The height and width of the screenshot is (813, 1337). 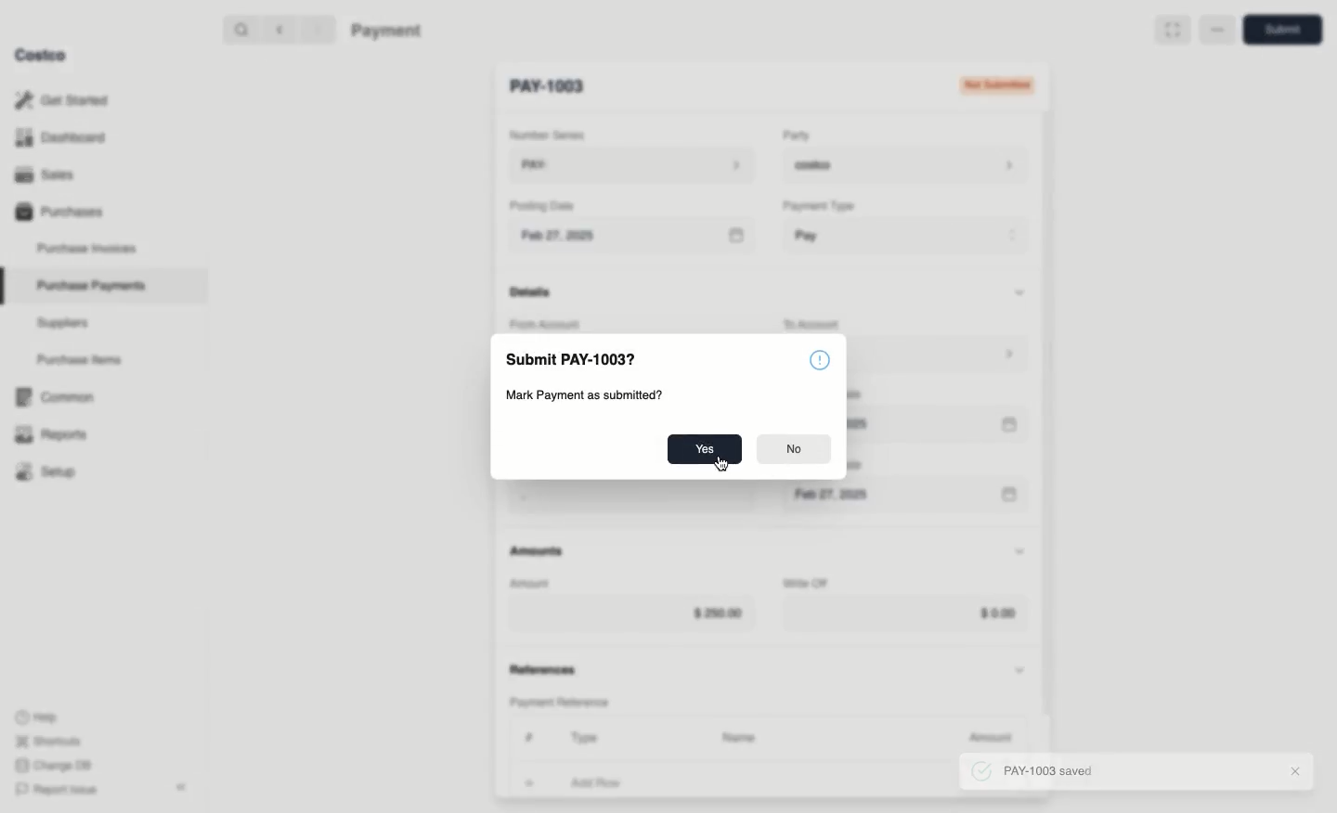 What do you see at coordinates (58, 211) in the screenshot?
I see `Purchases` at bounding box center [58, 211].